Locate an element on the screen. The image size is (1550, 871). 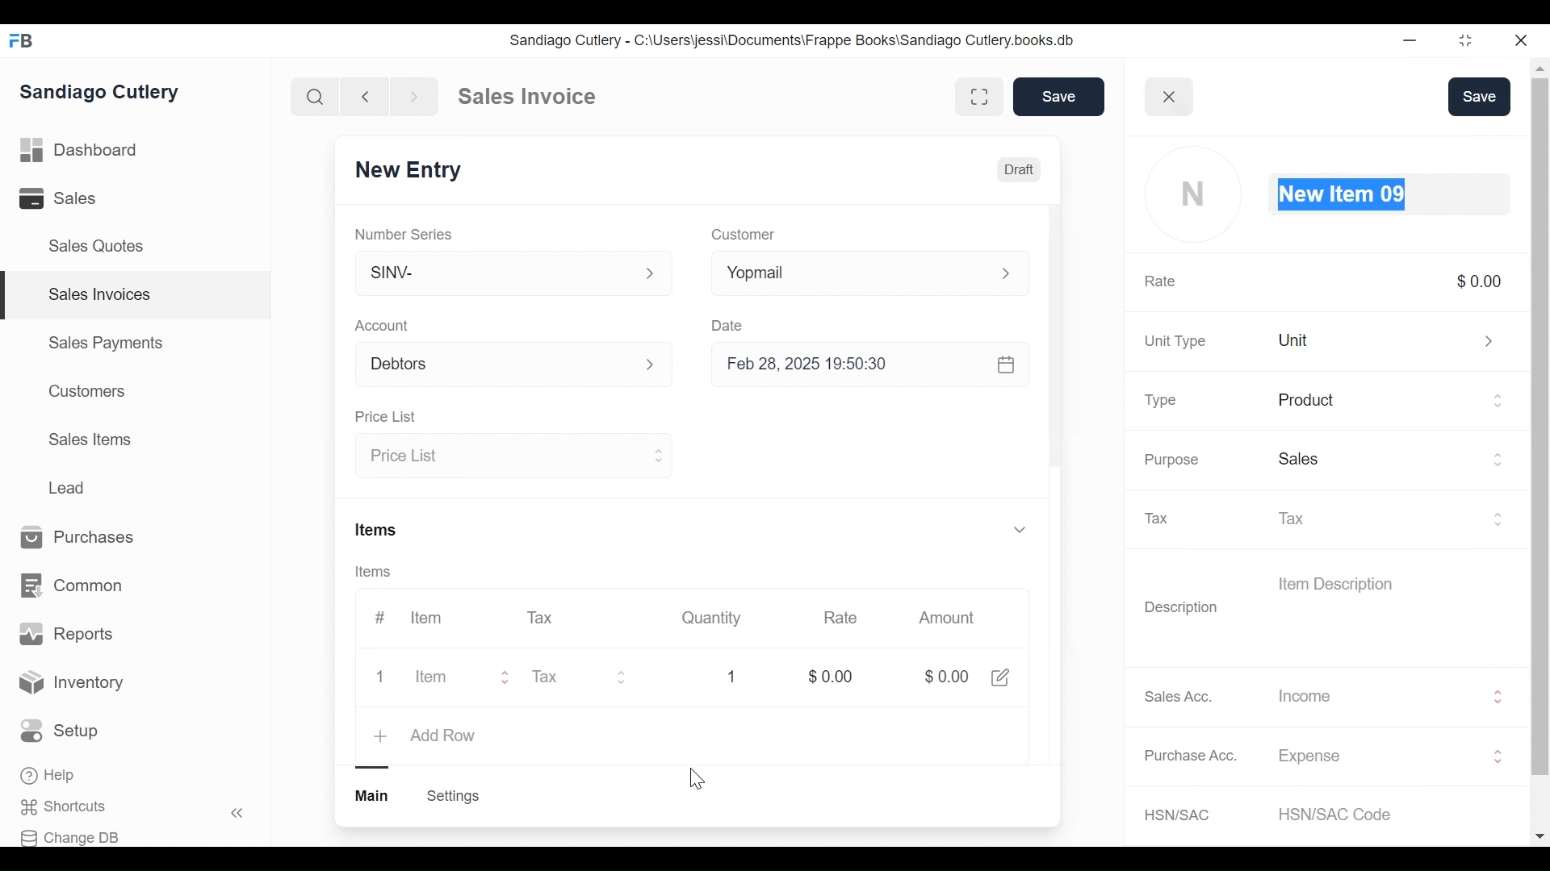
Sales is located at coordinates (61, 198).